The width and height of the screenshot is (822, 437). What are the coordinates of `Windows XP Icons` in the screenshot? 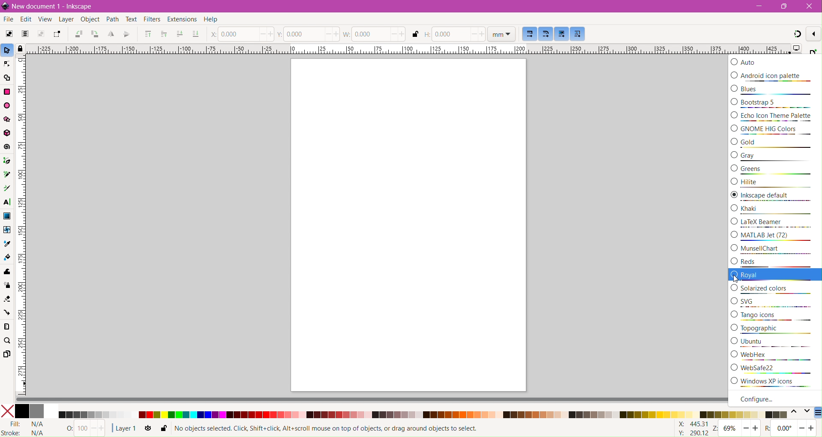 It's located at (775, 383).